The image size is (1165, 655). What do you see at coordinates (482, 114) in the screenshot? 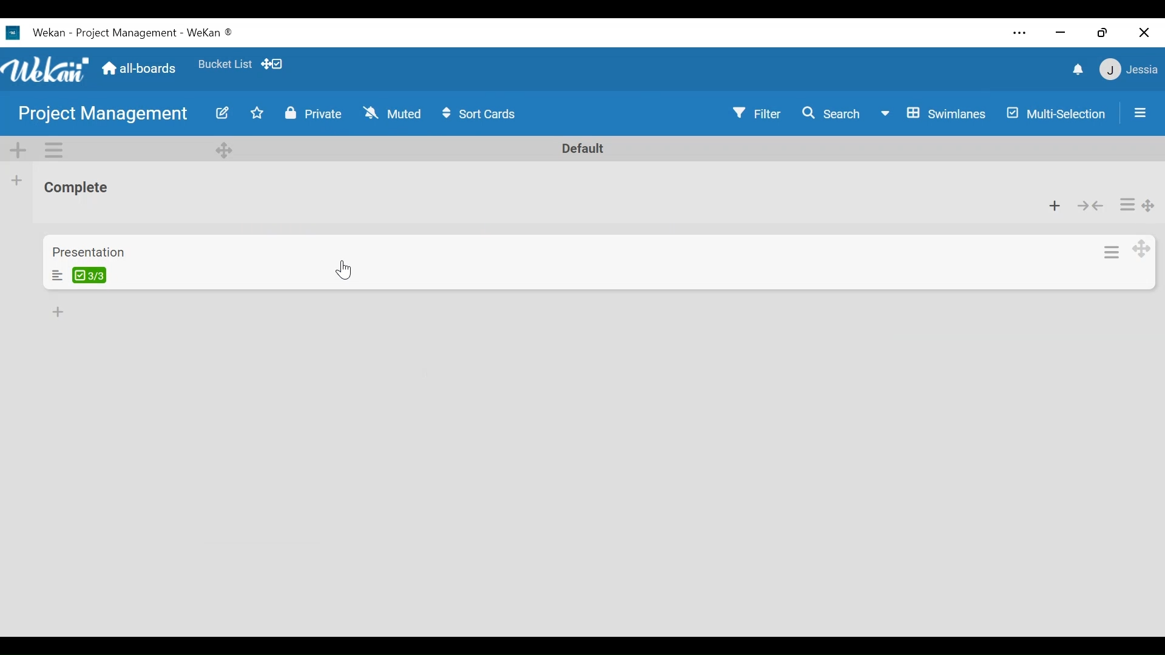
I see `Sort Cards` at bounding box center [482, 114].